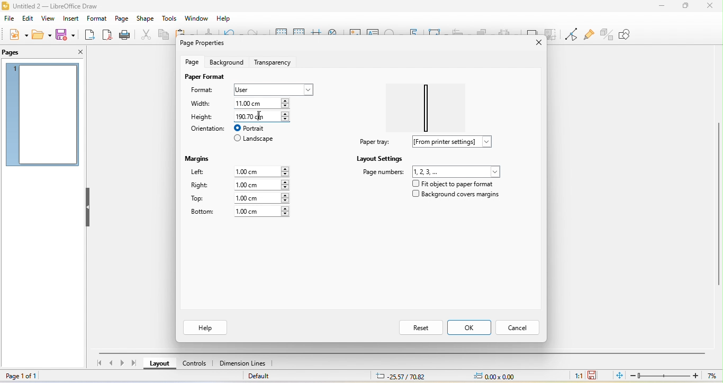 The width and height of the screenshot is (723, 383). I want to click on page, so click(121, 19).